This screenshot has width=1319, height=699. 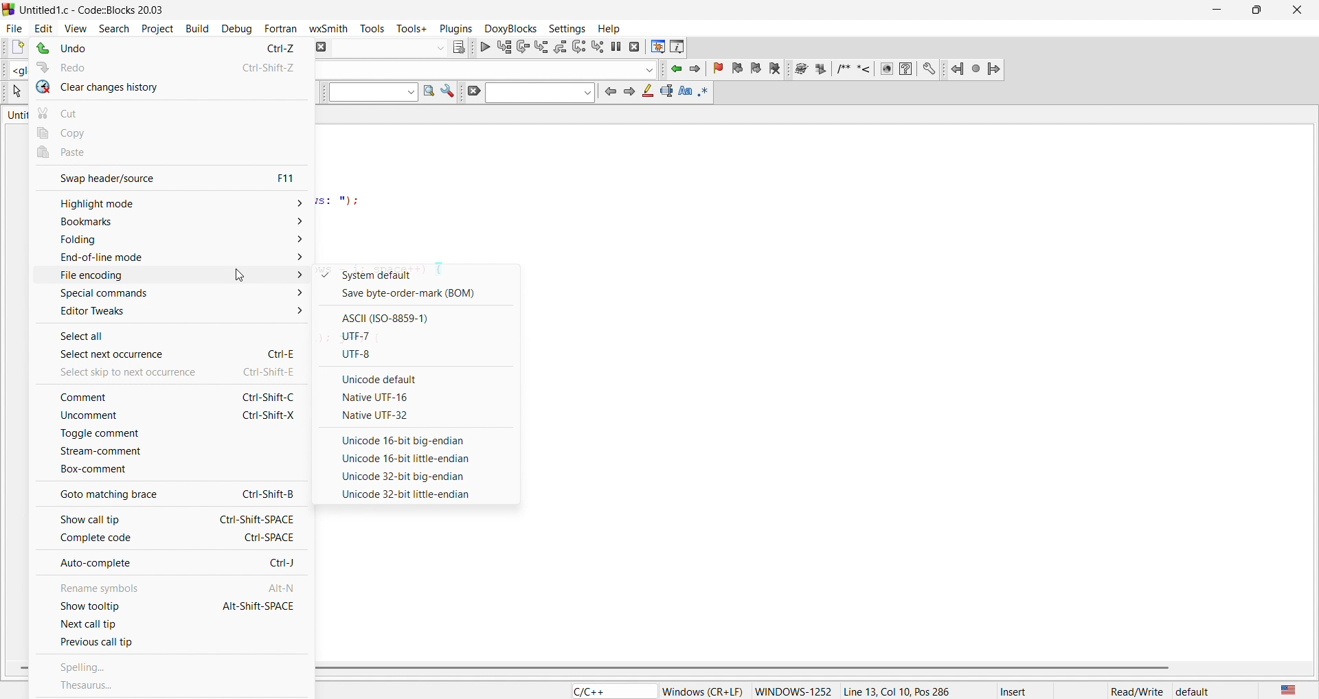 I want to click on insert line, so click(x=864, y=71).